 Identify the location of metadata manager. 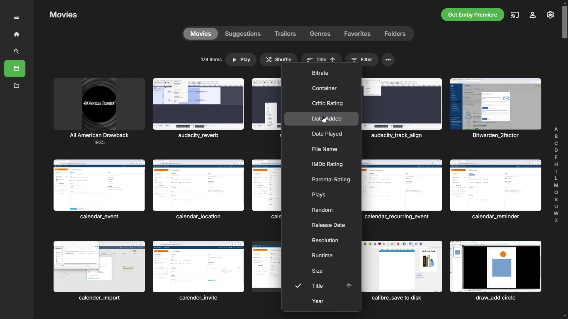
(17, 85).